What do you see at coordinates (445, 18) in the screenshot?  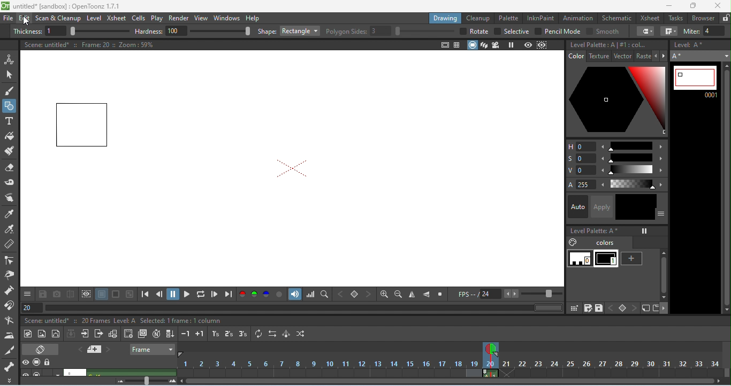 I see `drawing` at bounding box center [445, 18].